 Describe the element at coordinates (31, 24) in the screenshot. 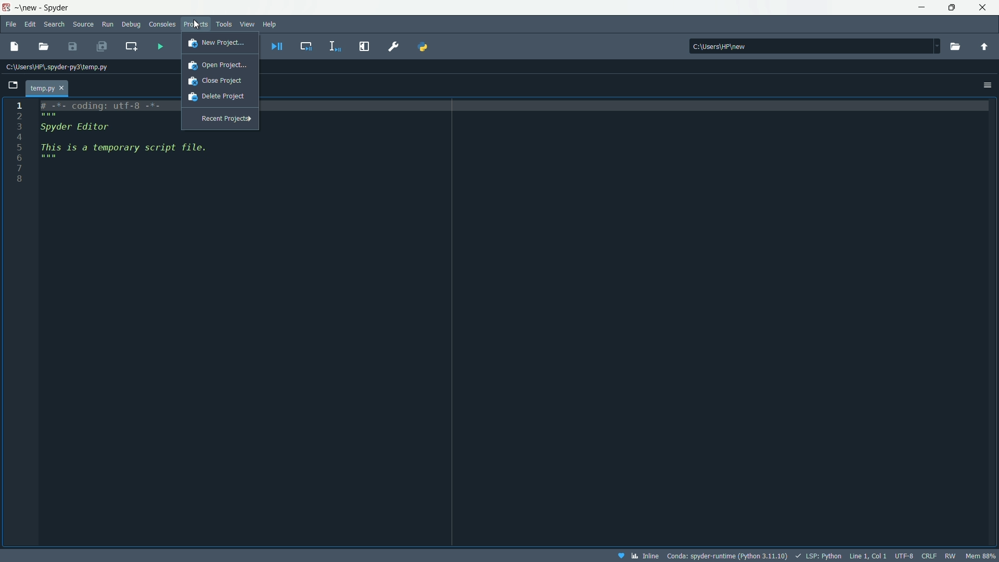

I see `Edit menu` at that location.